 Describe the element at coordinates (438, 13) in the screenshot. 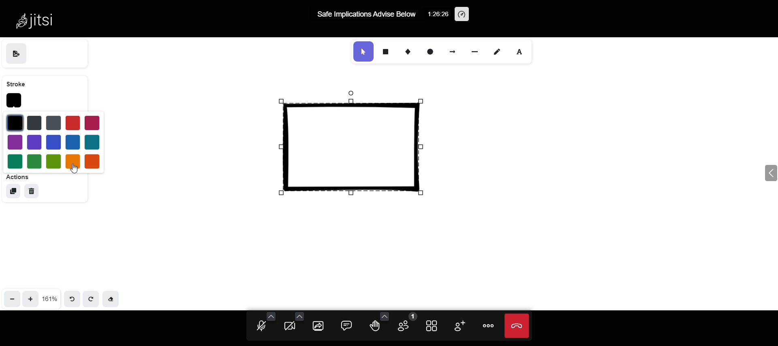

I see `1:26:26` at that location.